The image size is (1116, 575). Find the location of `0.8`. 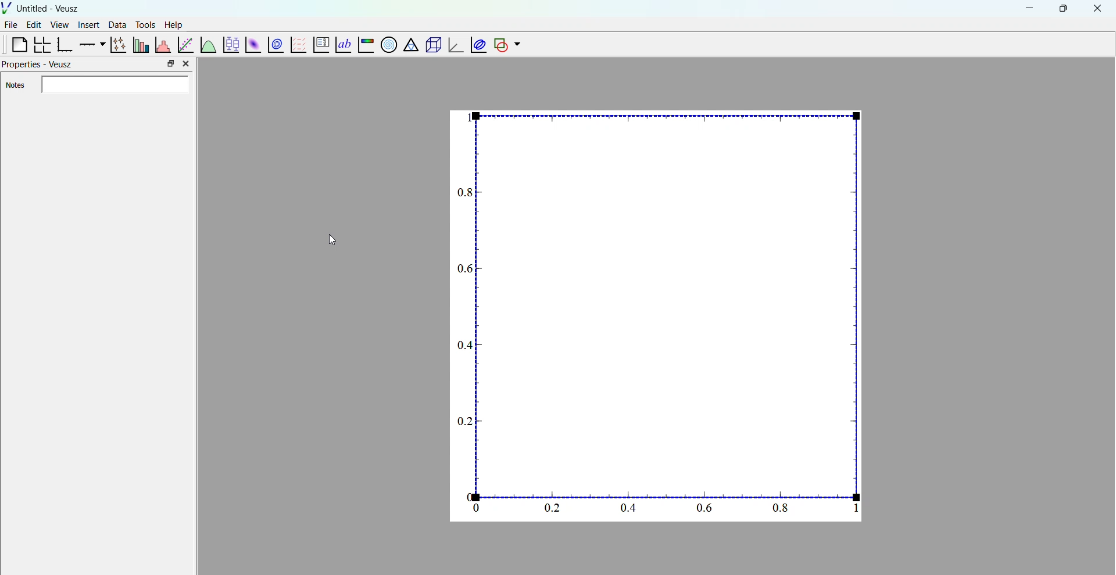

0.8 is located at coordinates (464, 193).